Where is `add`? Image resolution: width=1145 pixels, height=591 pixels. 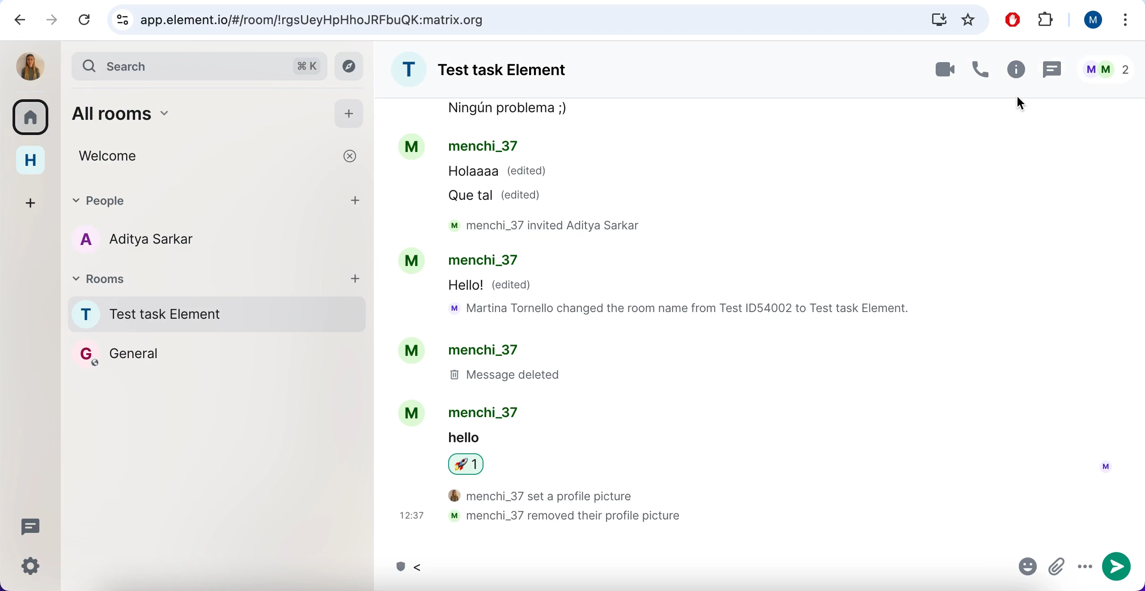
add is located at coordinates (358, 201).